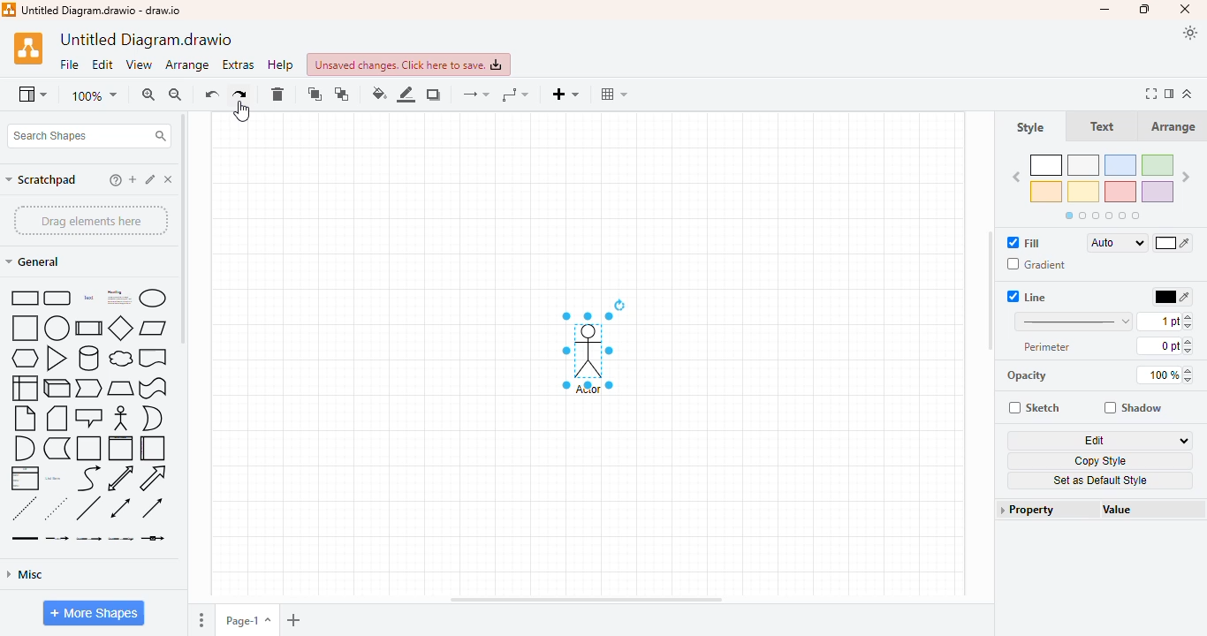 The image size is (1207, 636). Describe the element at coordinates (33, 95) in the screenshot. I see `view` at that location.